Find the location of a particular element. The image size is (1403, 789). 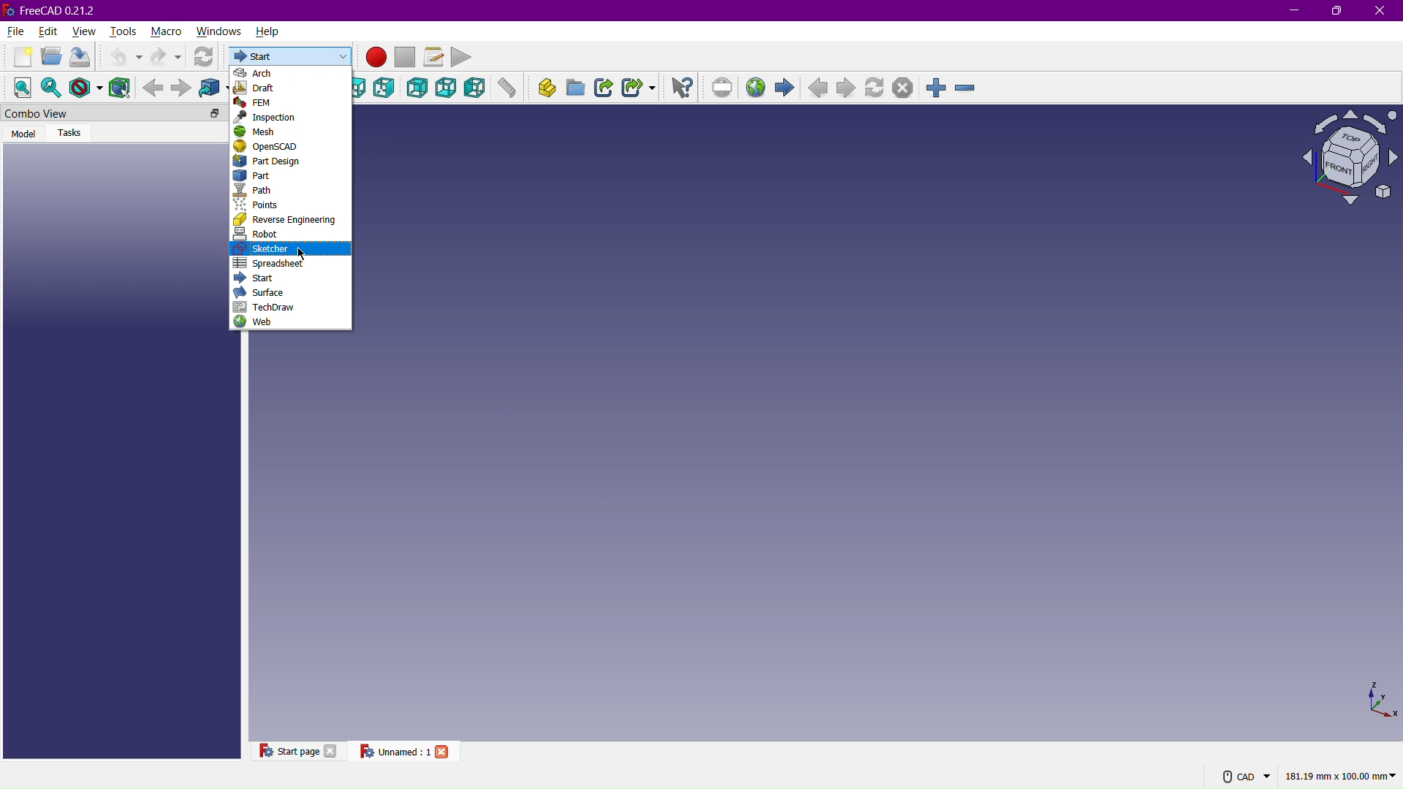

Maximize is located at coordinates (1337, 11).